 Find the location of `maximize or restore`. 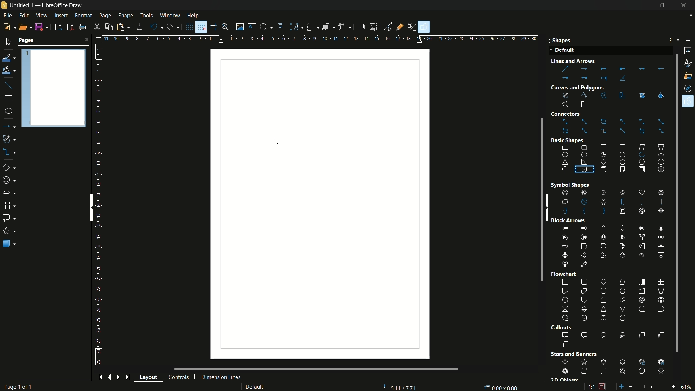

maximize or restore is located at coordinates (664, 5).